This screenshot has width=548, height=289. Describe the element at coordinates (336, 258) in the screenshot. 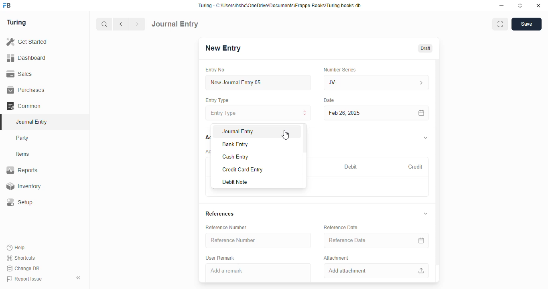

I see `attachment` at that location.